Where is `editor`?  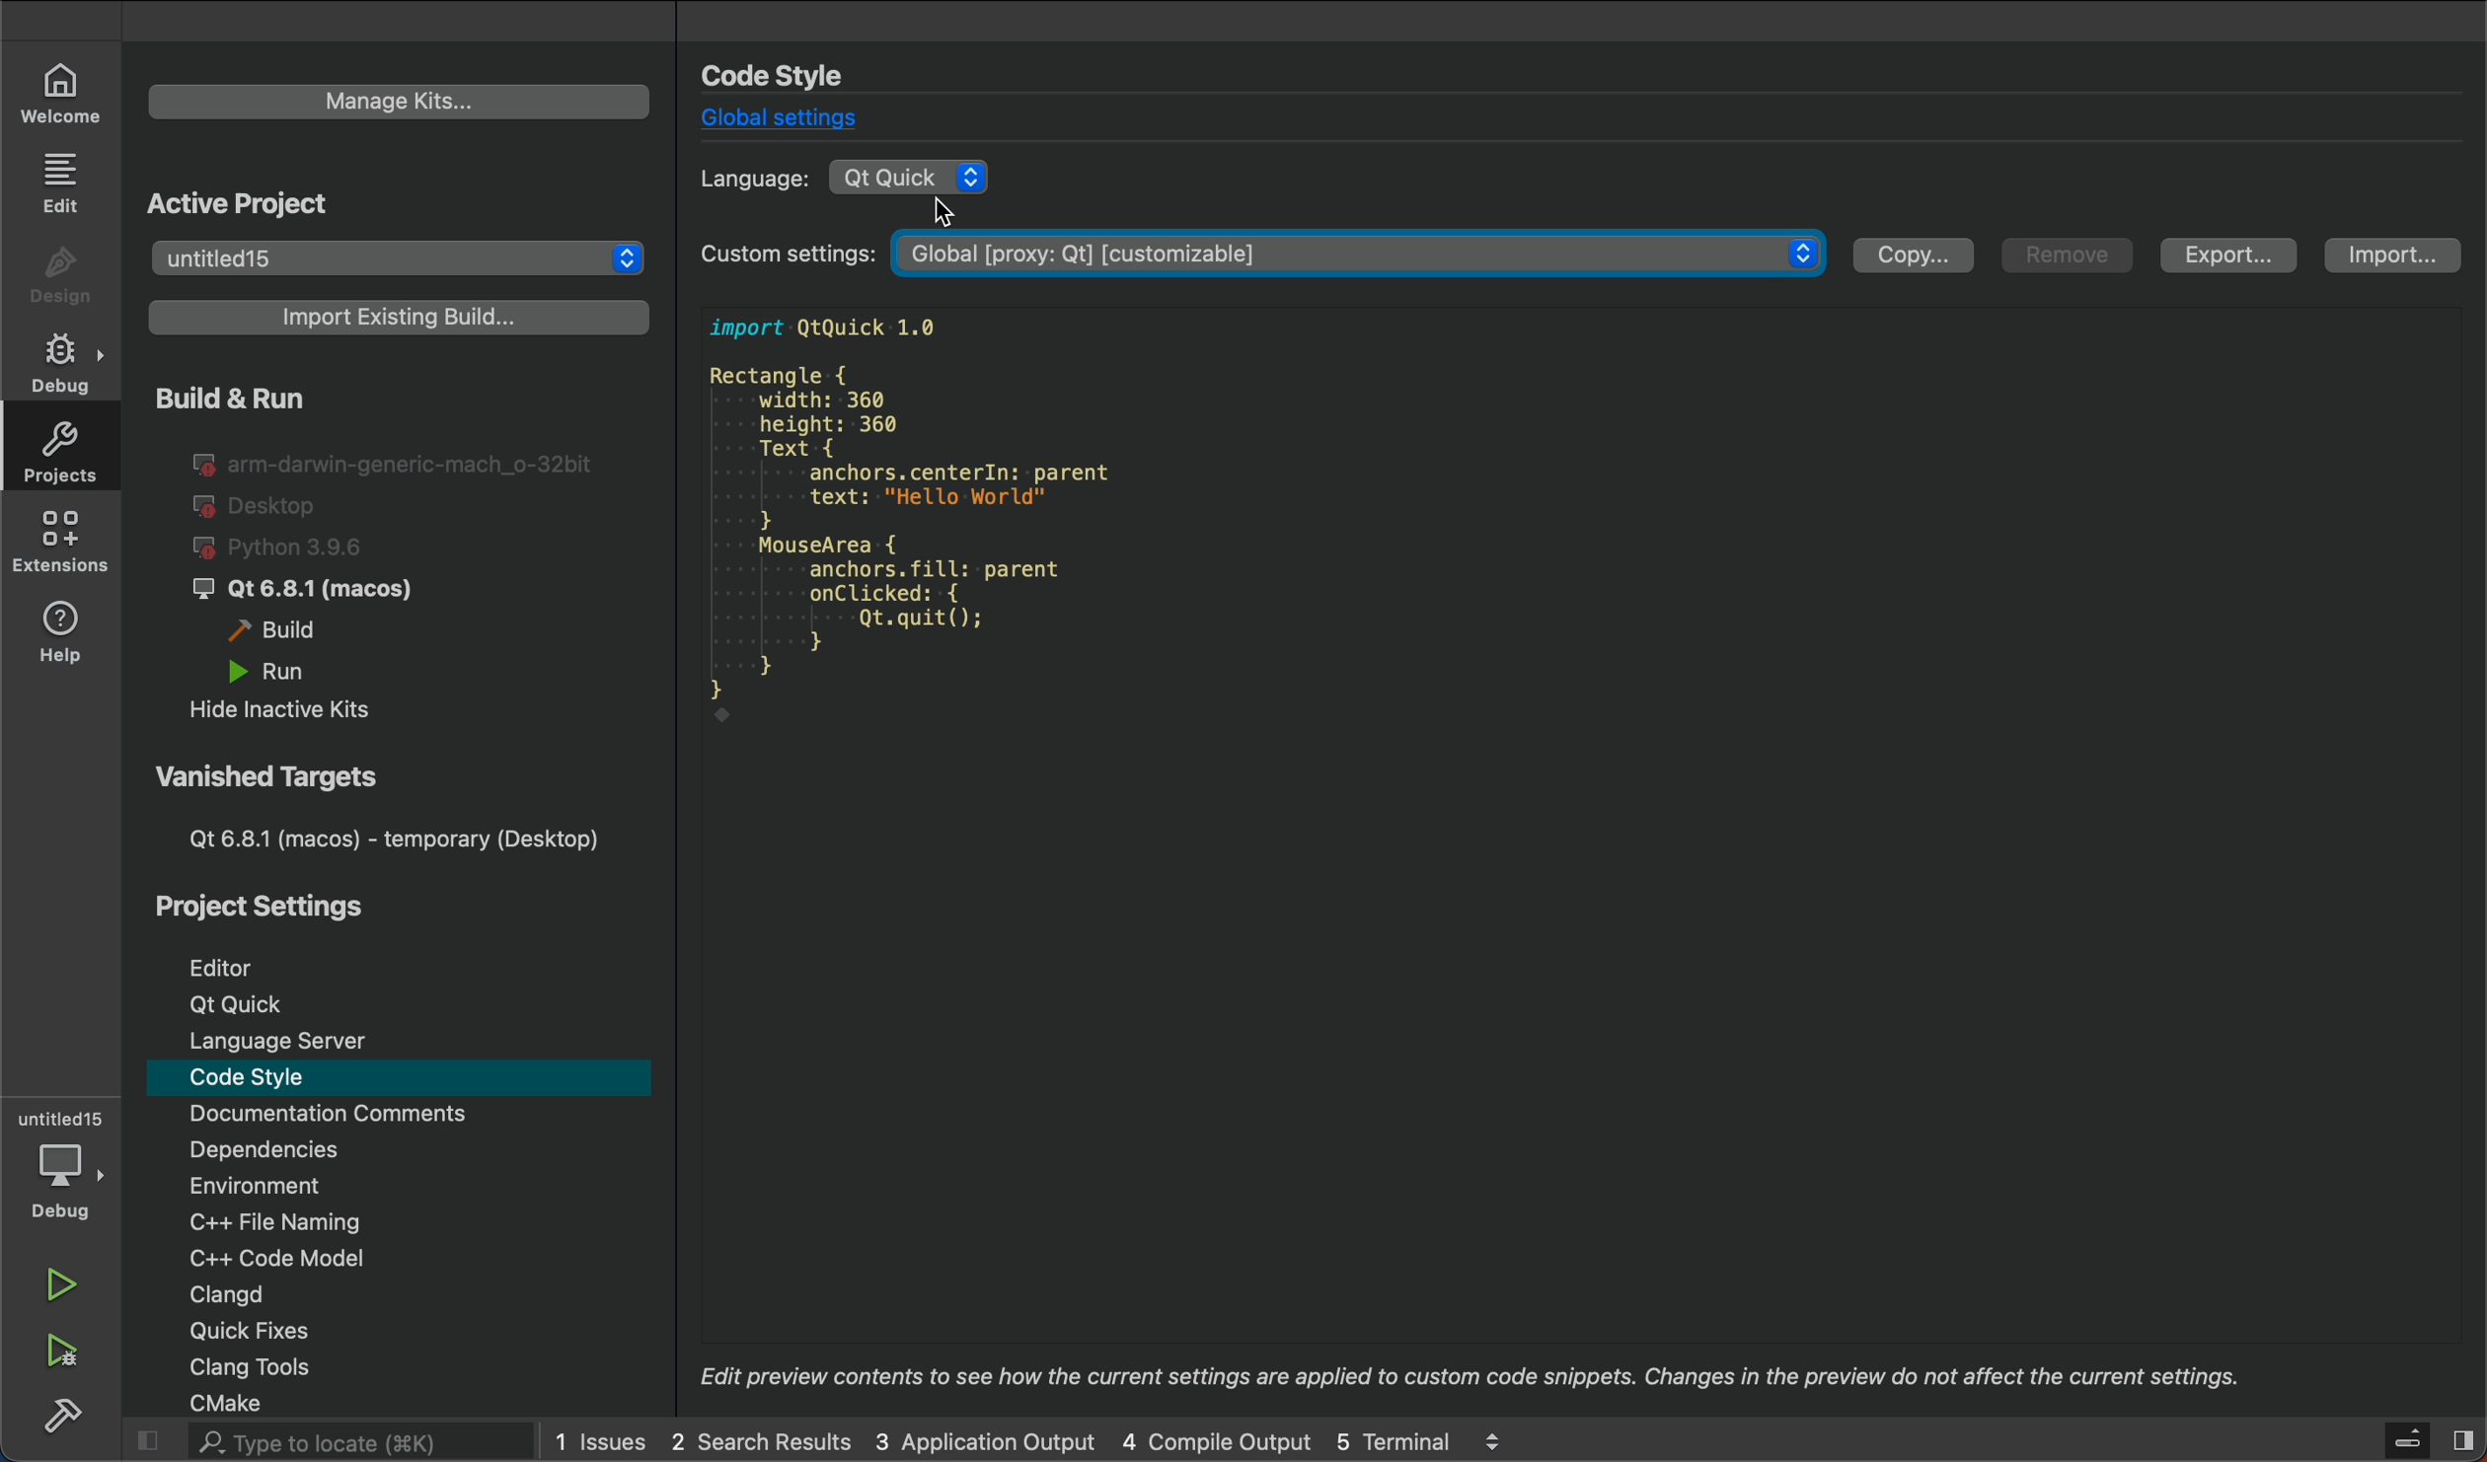
editor is located at coordinates (234, 963).